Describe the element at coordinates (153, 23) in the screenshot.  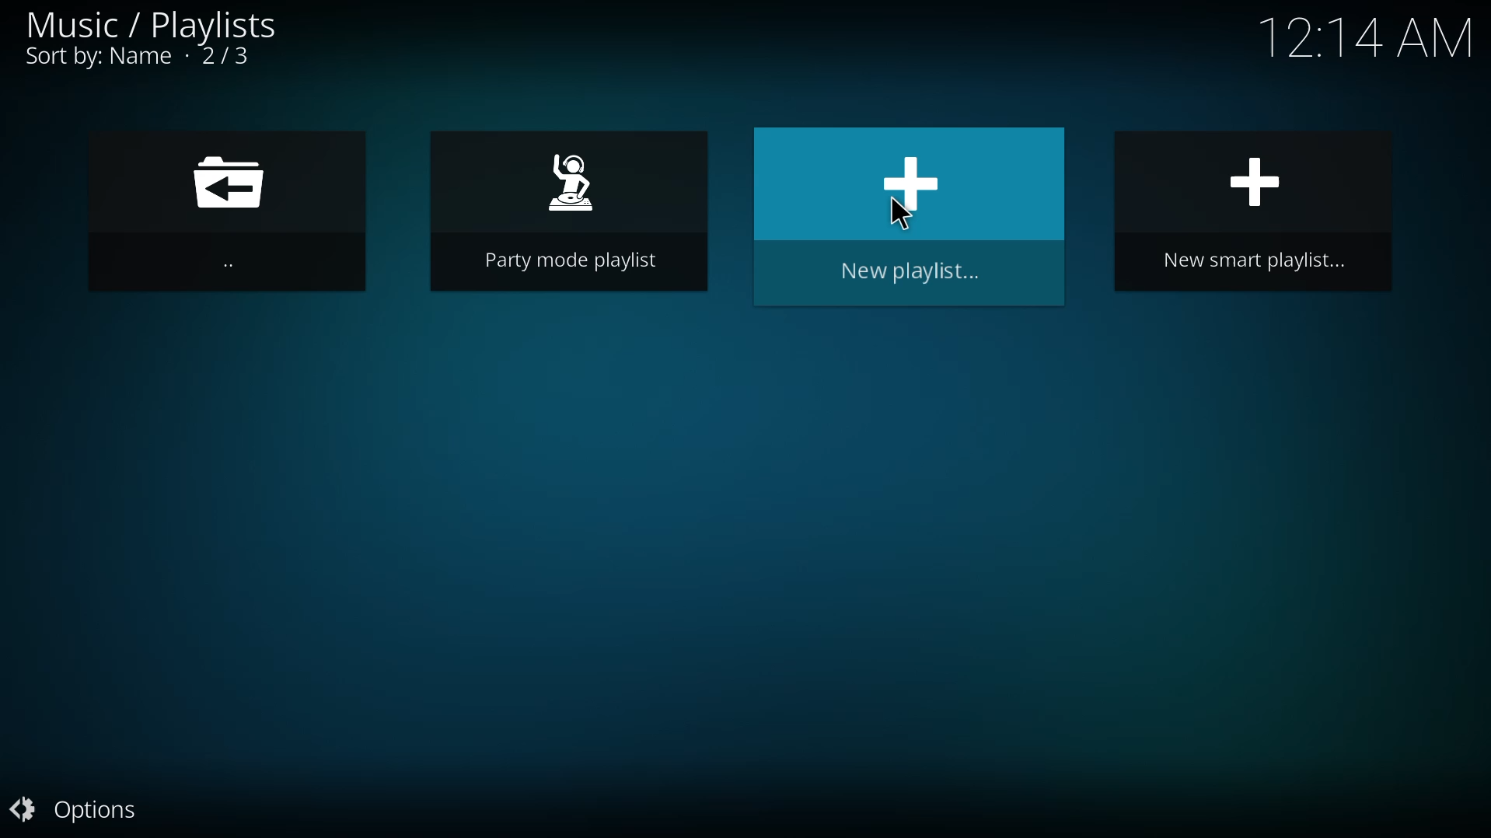
I see `music playlist` at that location.